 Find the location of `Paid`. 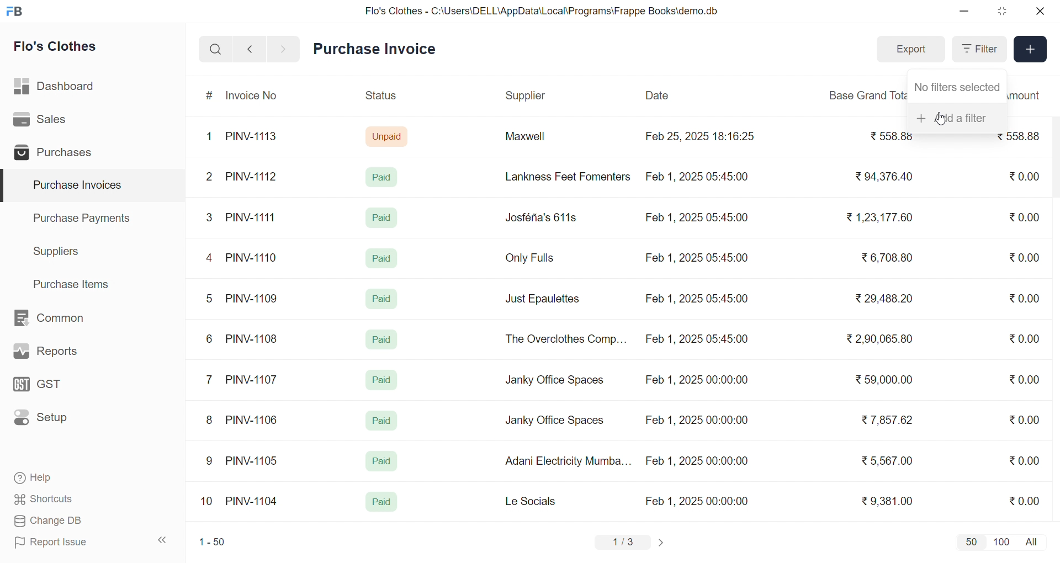

Paid is located at coordinates (384, 177).